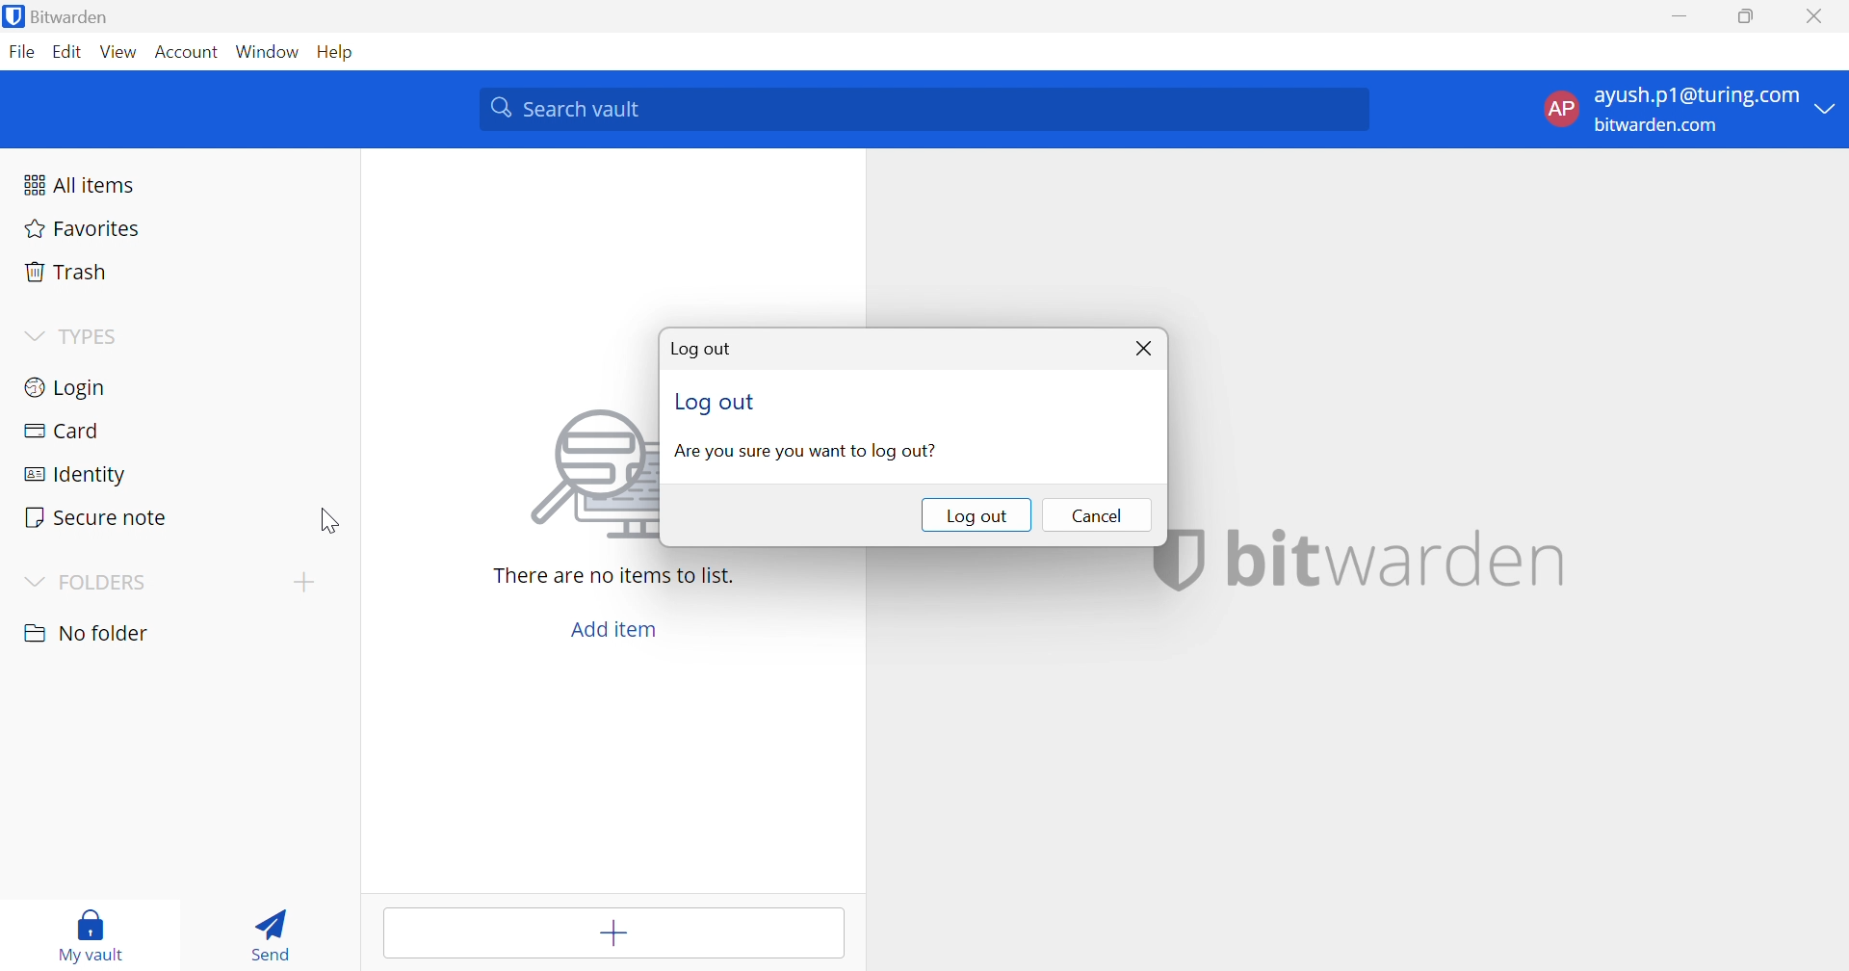 The image size is (1849, 971). Describe the element at coordinates (1690, 108) in the screenshot. I see `account options` at that location.